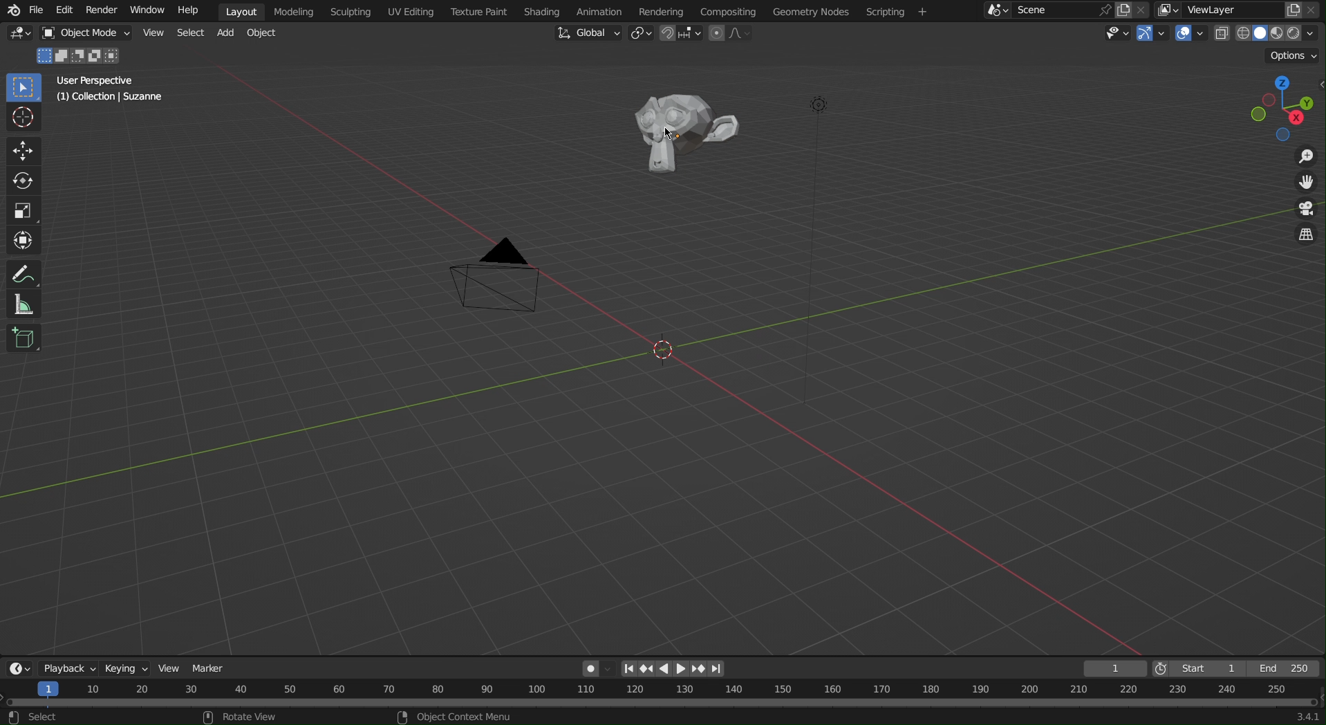 Image resolution: width=1326 pixels, height=725 pixels. What do you see at coordinates (465, 716) in the screenshot?
I see `Object Context Menu` at bounding box center [465, 716].